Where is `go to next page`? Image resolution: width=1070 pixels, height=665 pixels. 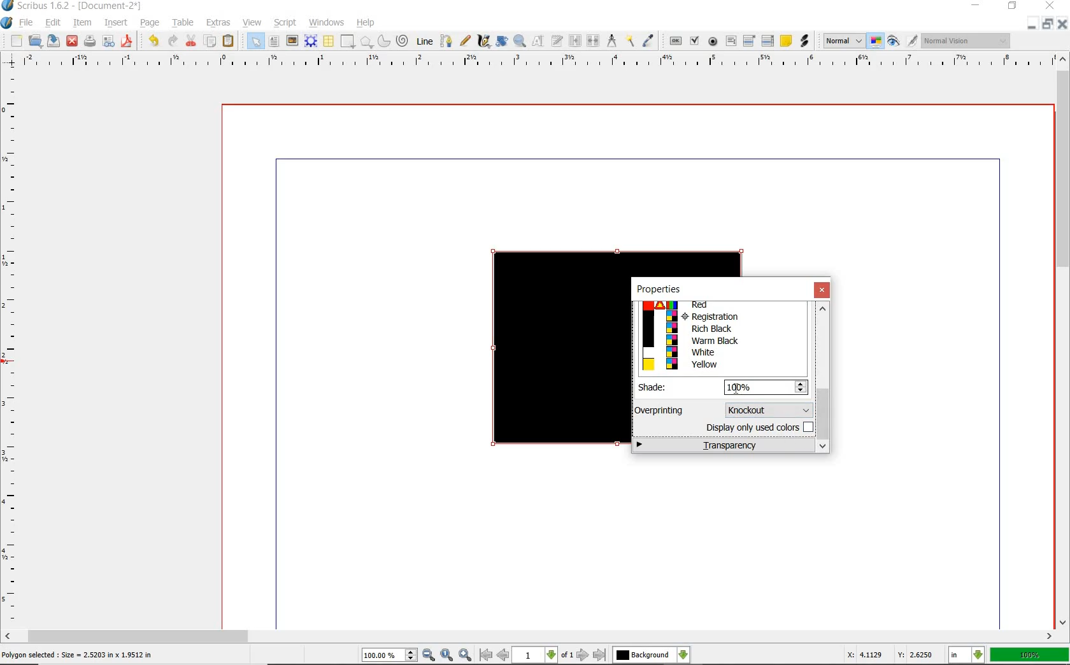 go to next page is located at coordinates (583, 655).